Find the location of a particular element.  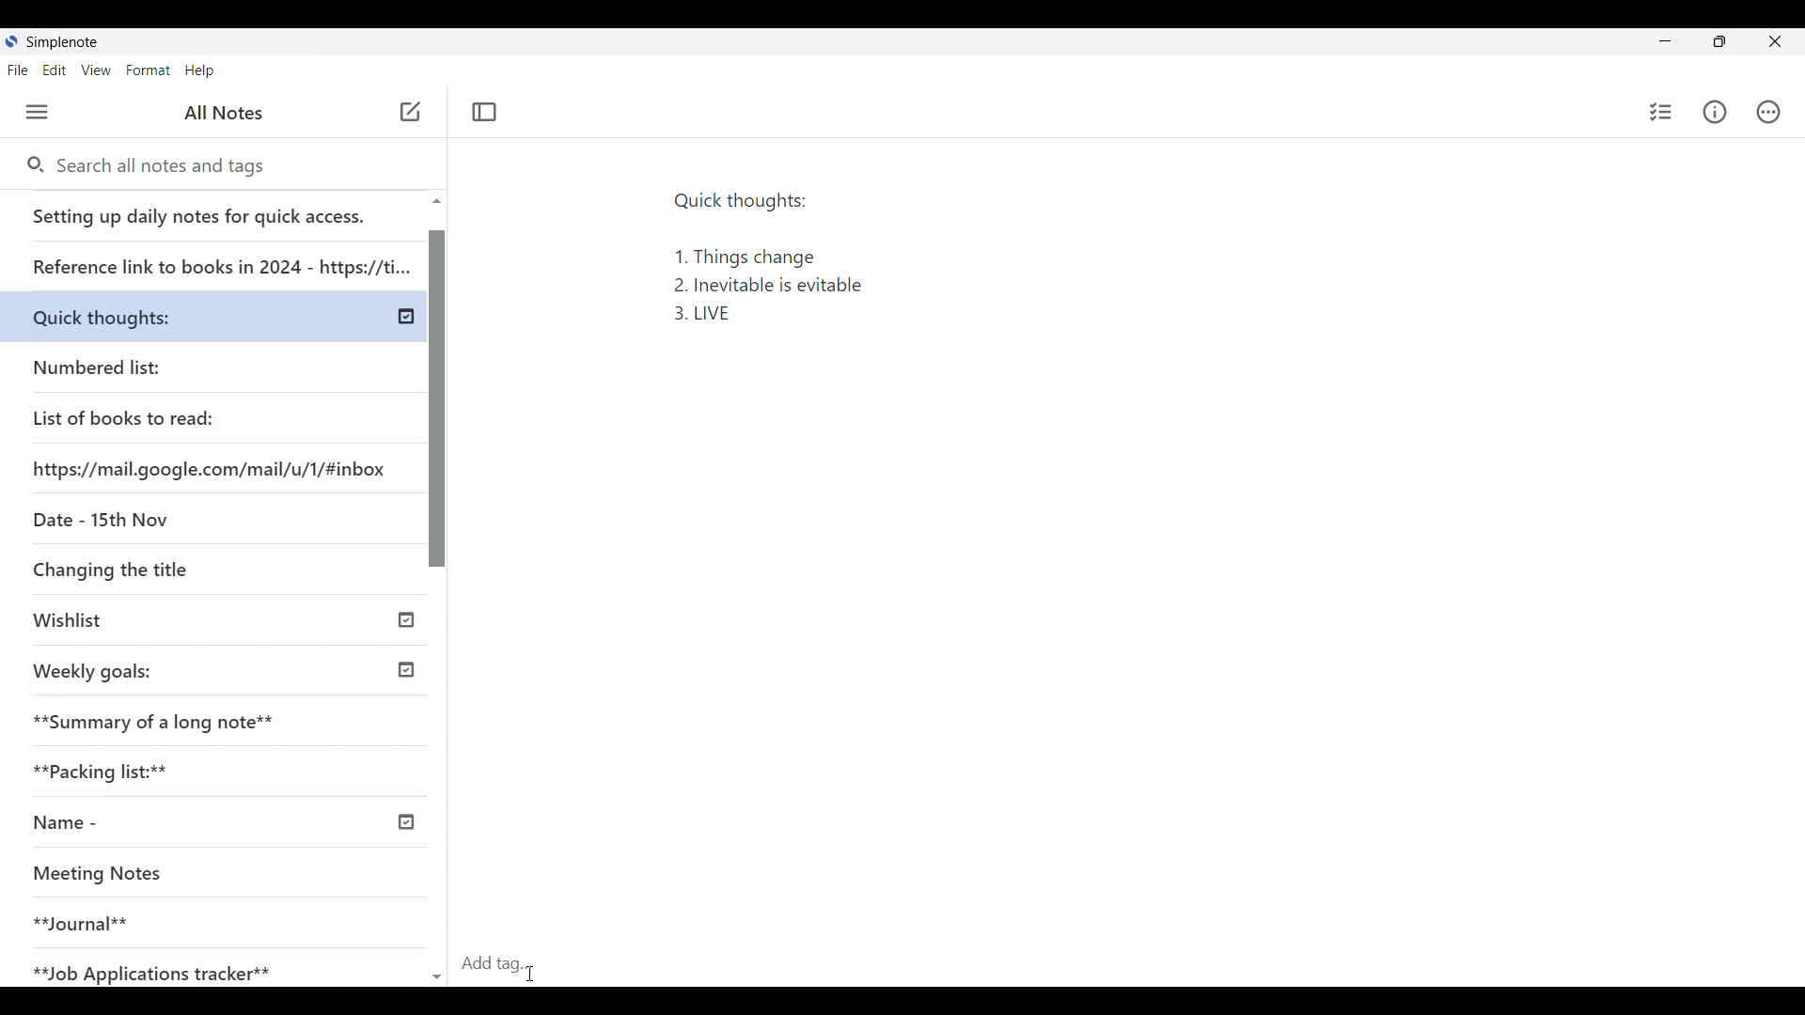

published is located at coordinates (406, 671).